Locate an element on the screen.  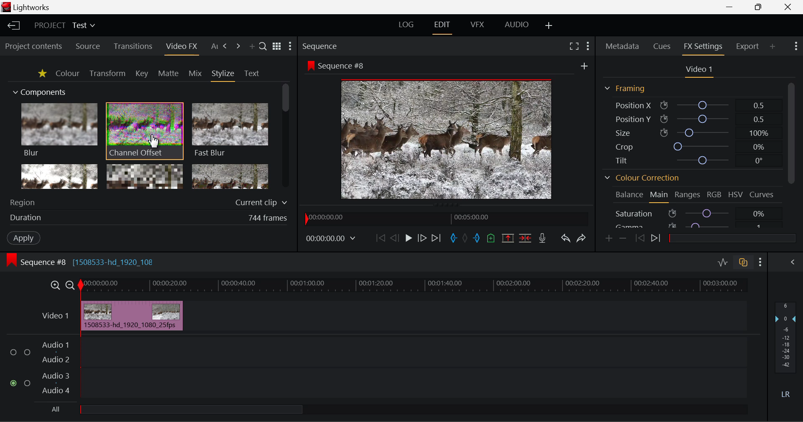
Frame Duration is located at coordinates (149, 219).